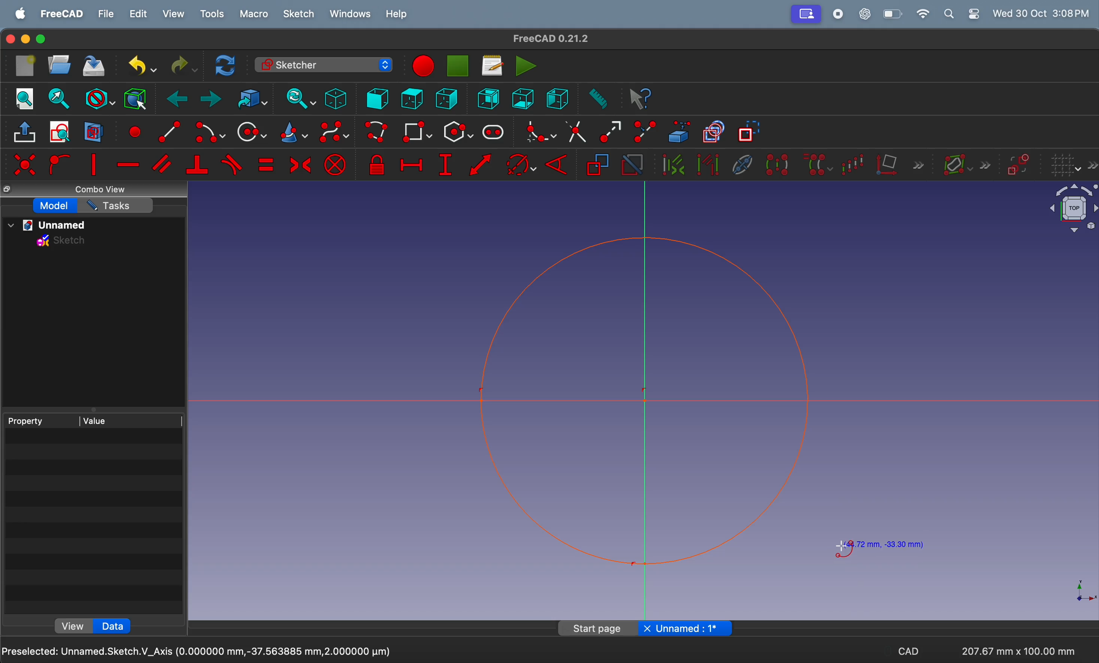 The image size is (1099, 663). What do you see at coordinates (21, 14) in the screenshot?
I see `apple menu` at bounding box center [21, 14].